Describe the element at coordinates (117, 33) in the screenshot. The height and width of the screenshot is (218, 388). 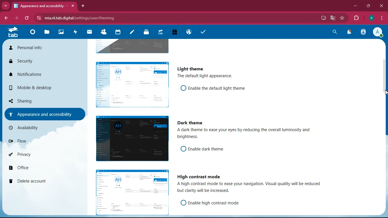
I see `calendar` at that location.